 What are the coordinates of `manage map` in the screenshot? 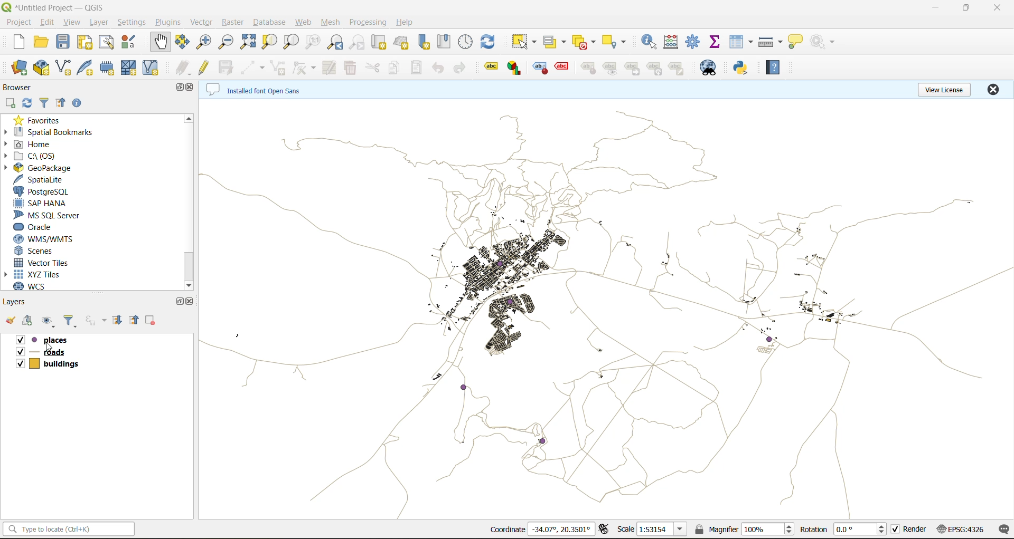 It's located at (48, 320).